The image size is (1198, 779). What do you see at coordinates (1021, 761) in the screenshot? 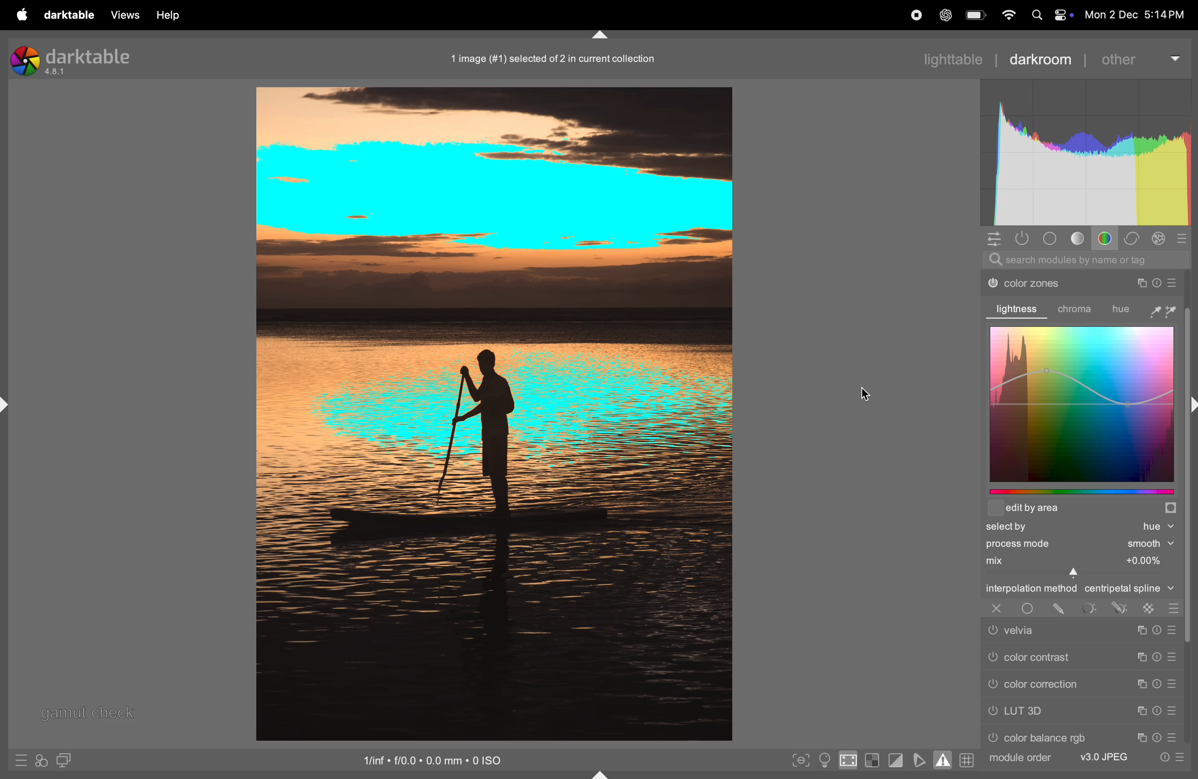
I see `module order` at bounding box center [1021, 761].